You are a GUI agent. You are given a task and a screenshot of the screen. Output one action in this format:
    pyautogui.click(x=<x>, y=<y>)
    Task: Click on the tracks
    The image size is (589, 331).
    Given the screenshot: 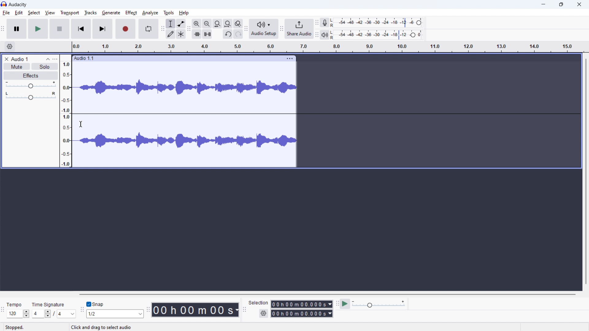 What is the action you would take?
    pyautogui.click(x=90, y=13)
    